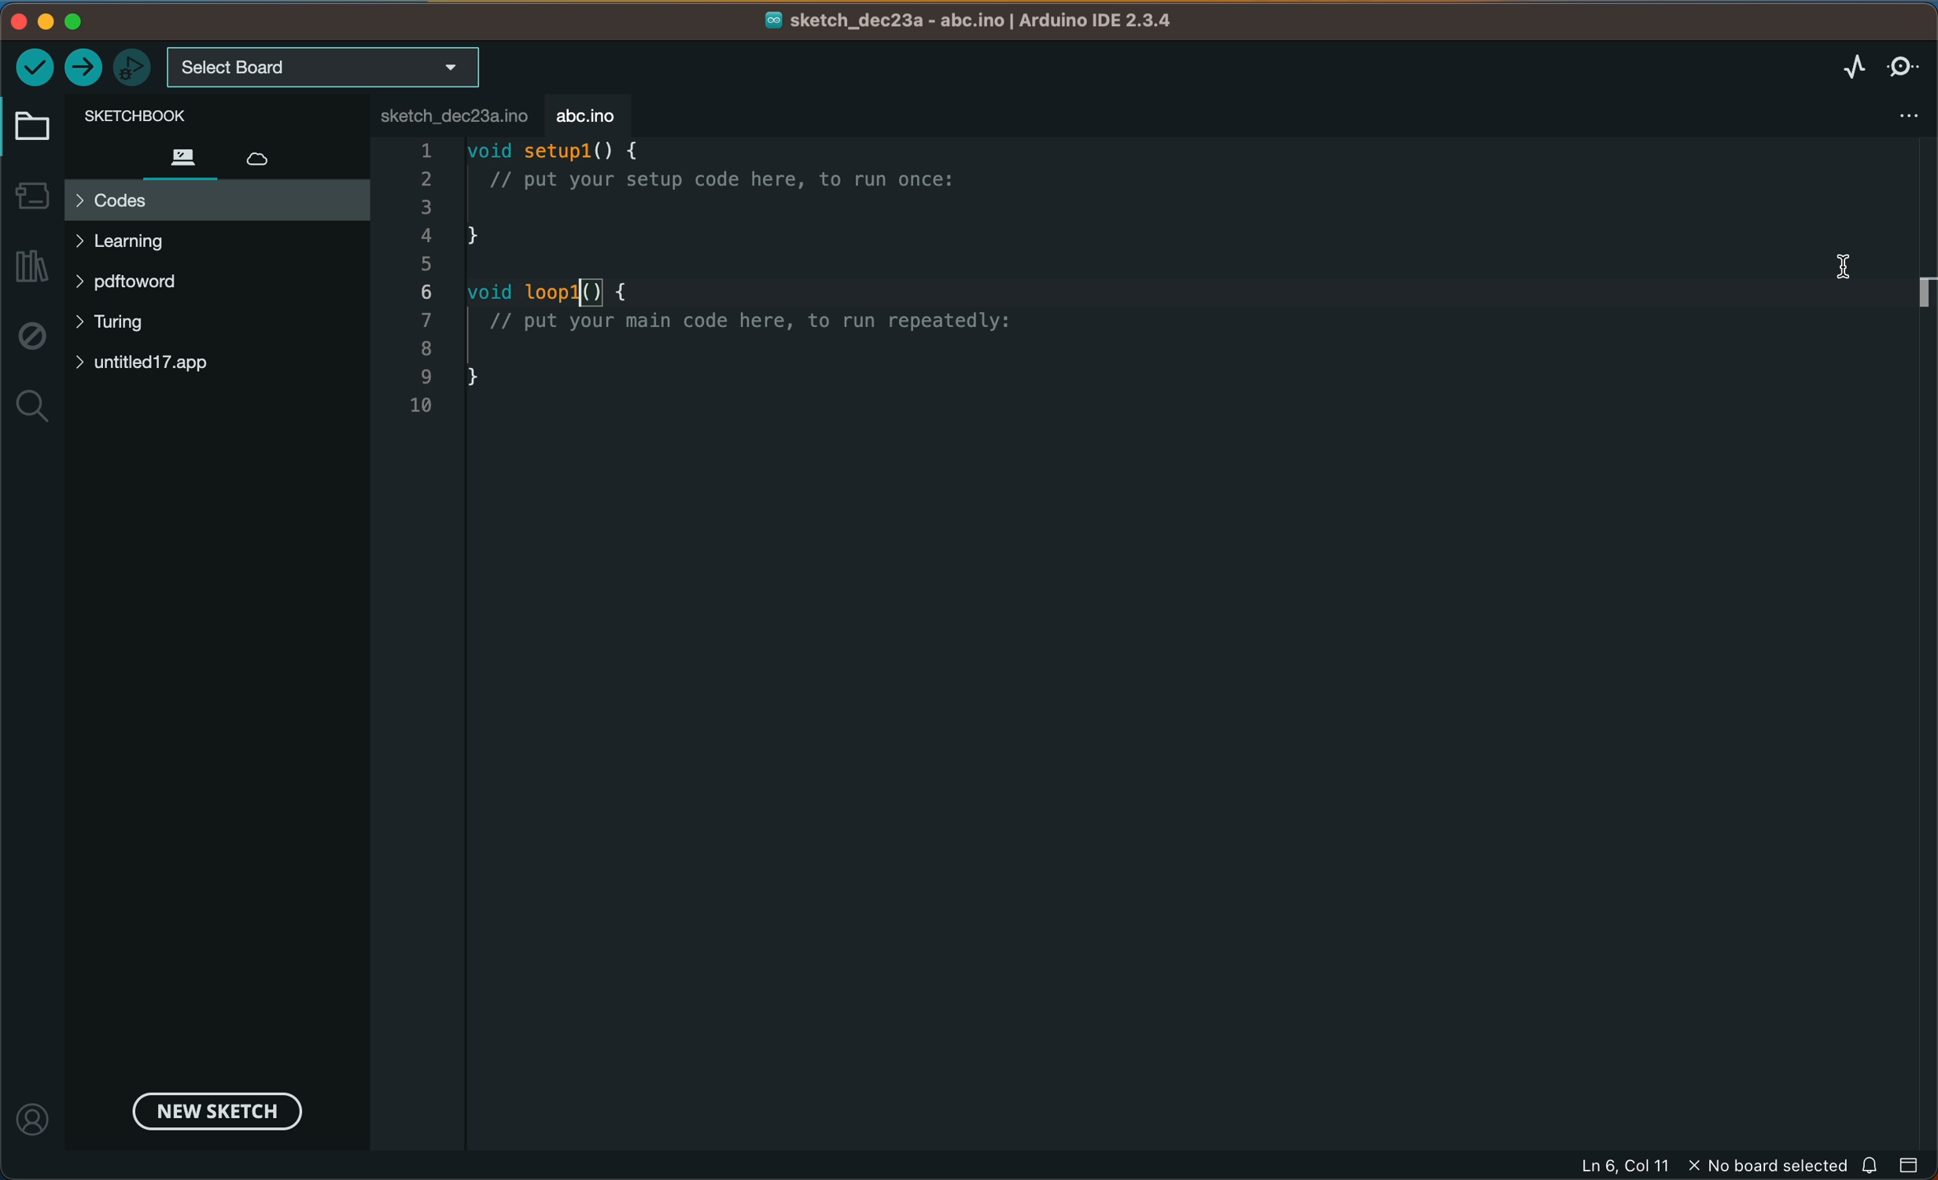  Describe the element at coordinates (1867, 1164) in the screenshot. I see `notification` at that location.